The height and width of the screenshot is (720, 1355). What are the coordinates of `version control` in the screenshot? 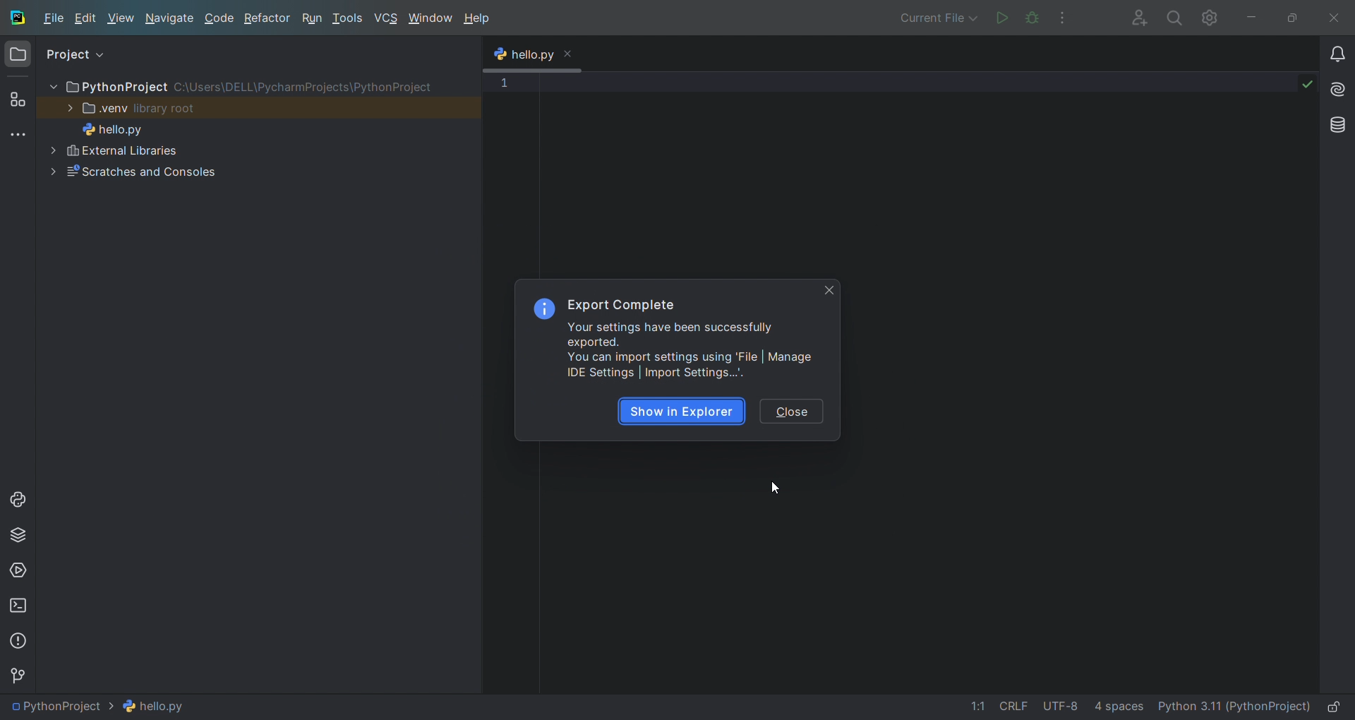 It's located at (24, 678).